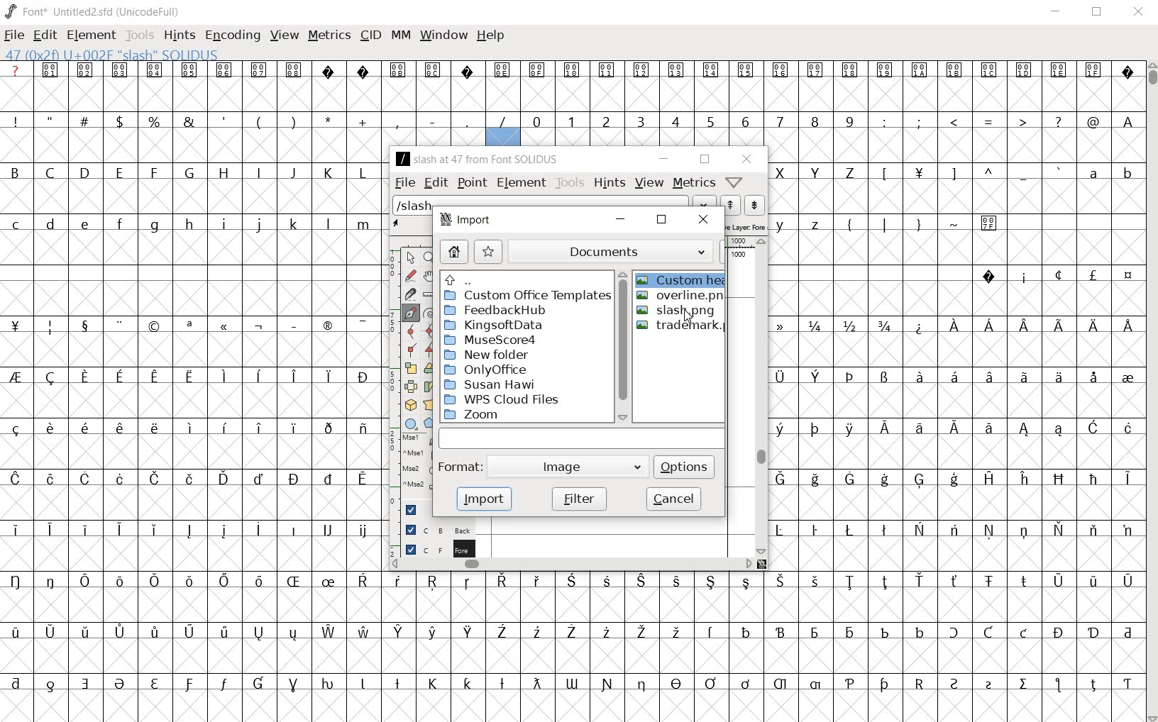 This screenshot has height=722, width=1158. What do you see at coordinates (327, 38) in the screenshot?
I see `METRICS` at bounding box center [327, 38].